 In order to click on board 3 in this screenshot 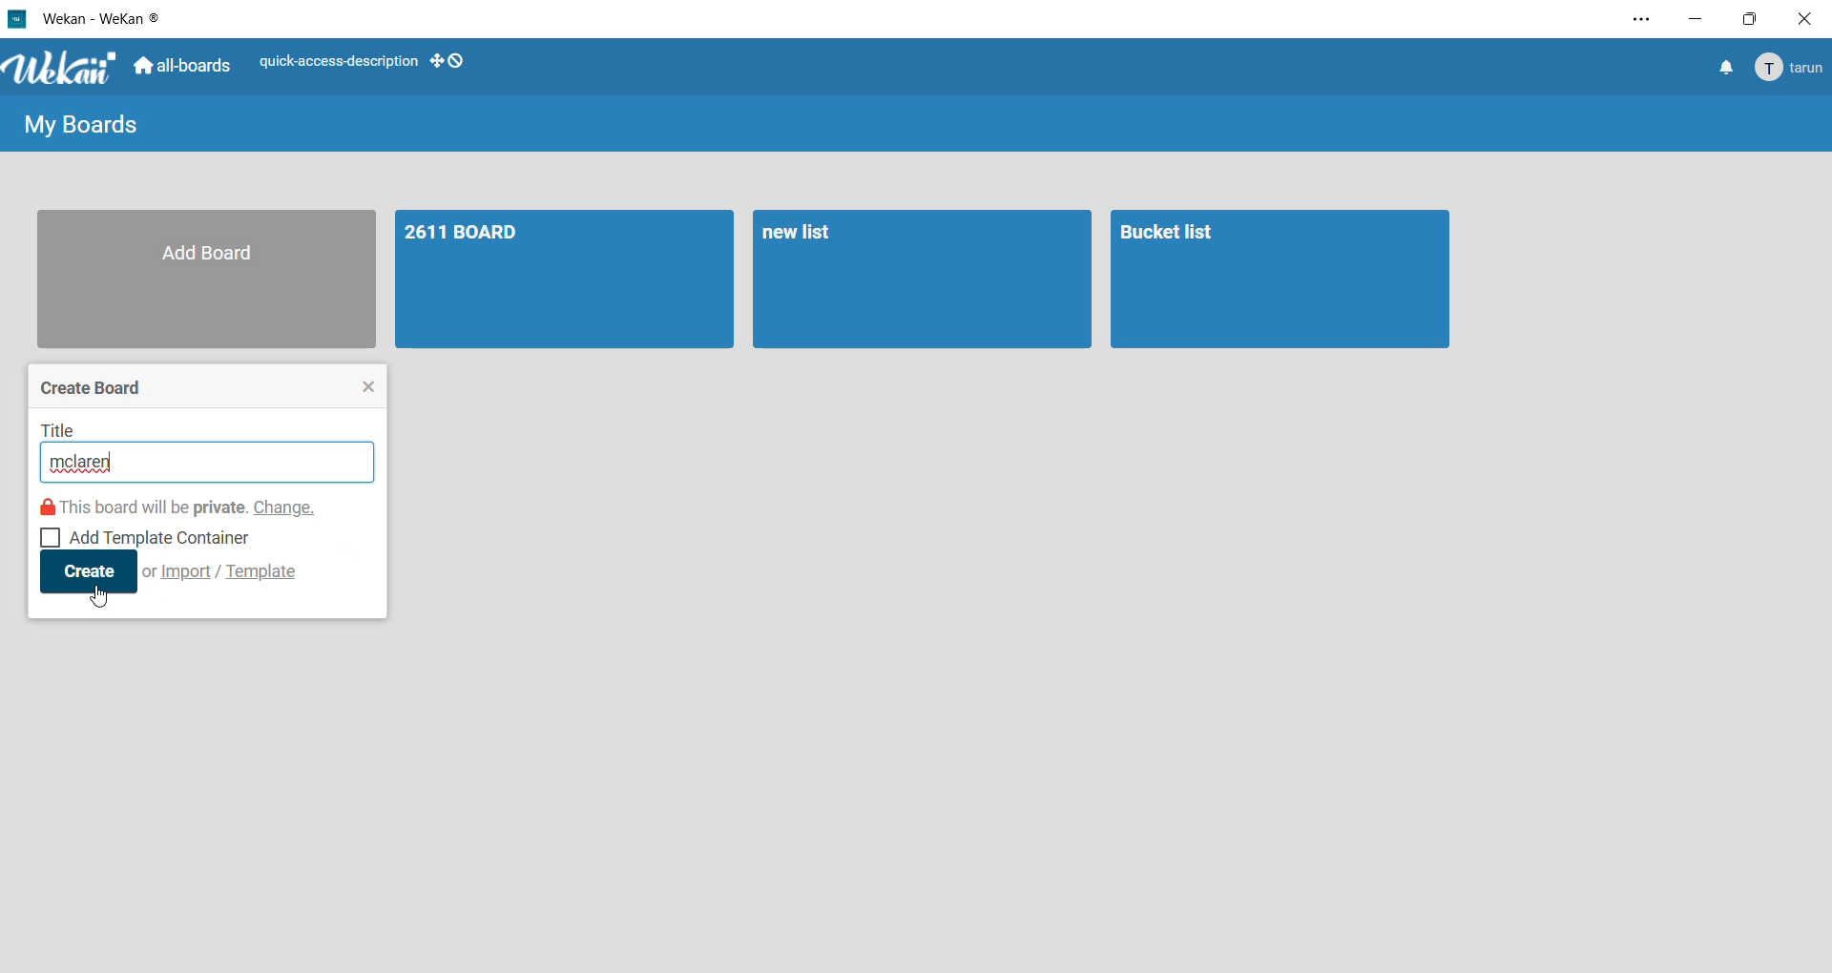, I will do `click(1281, 280)`.